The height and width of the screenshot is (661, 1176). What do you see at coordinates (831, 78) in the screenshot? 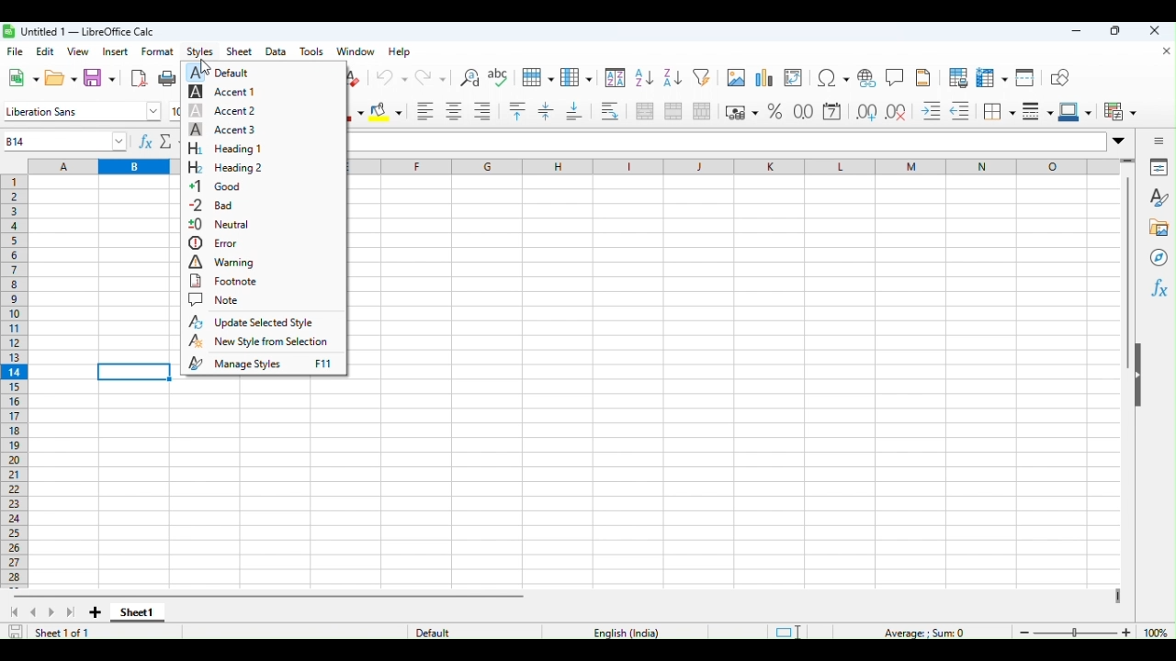
I see `Insert symbol` at bounding box center [831, 78].